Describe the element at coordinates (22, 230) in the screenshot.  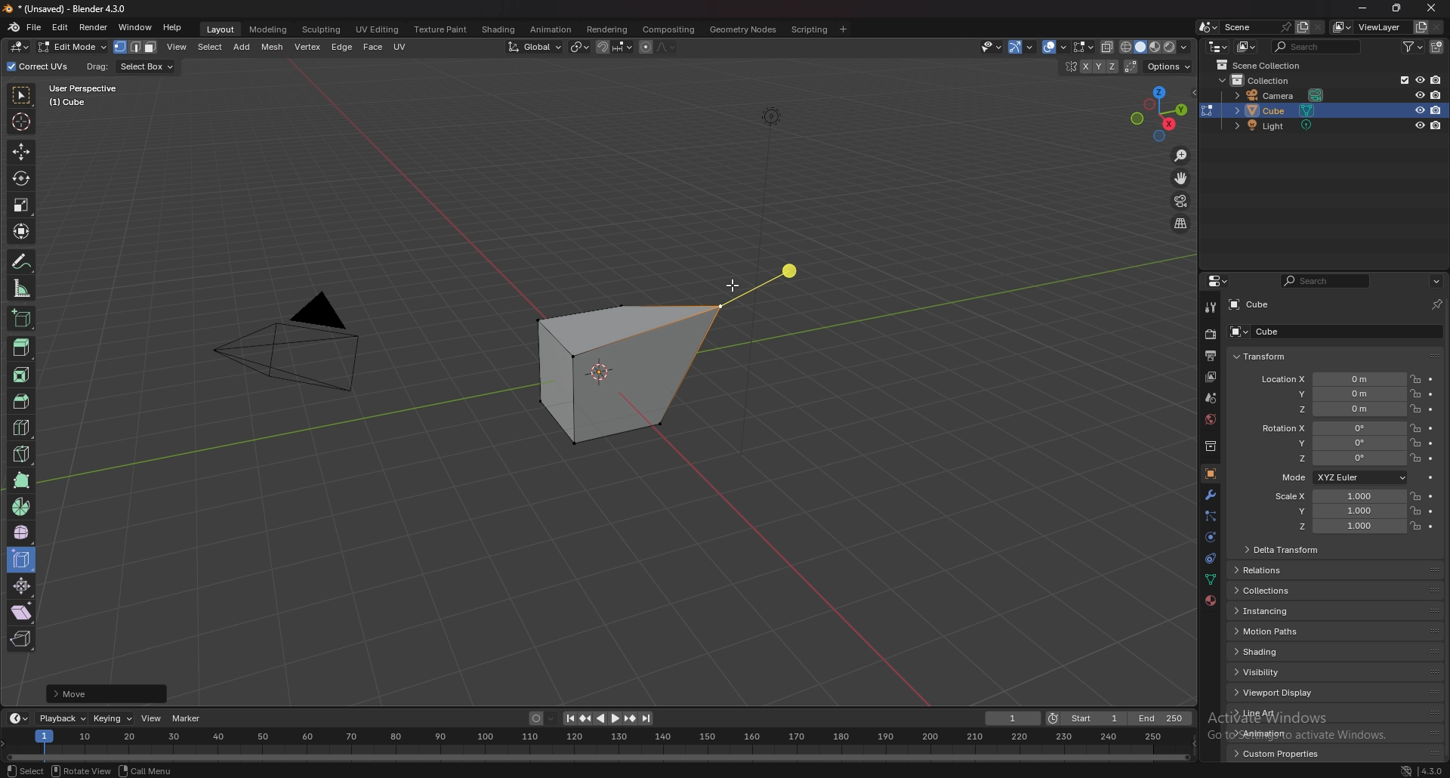
I see `transform` at that location.